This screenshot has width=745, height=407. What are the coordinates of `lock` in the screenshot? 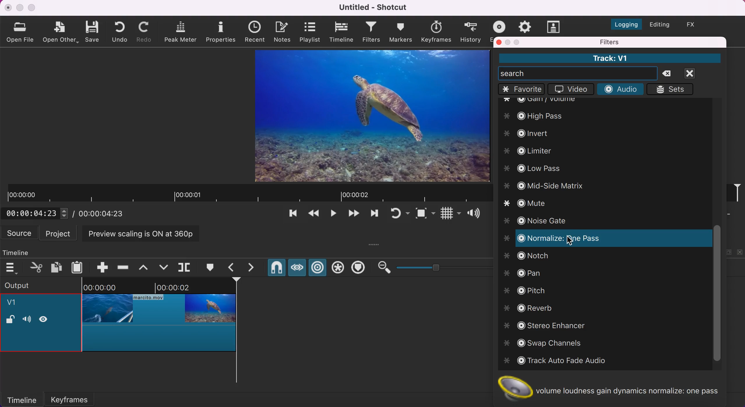 It's located at (10, 320).